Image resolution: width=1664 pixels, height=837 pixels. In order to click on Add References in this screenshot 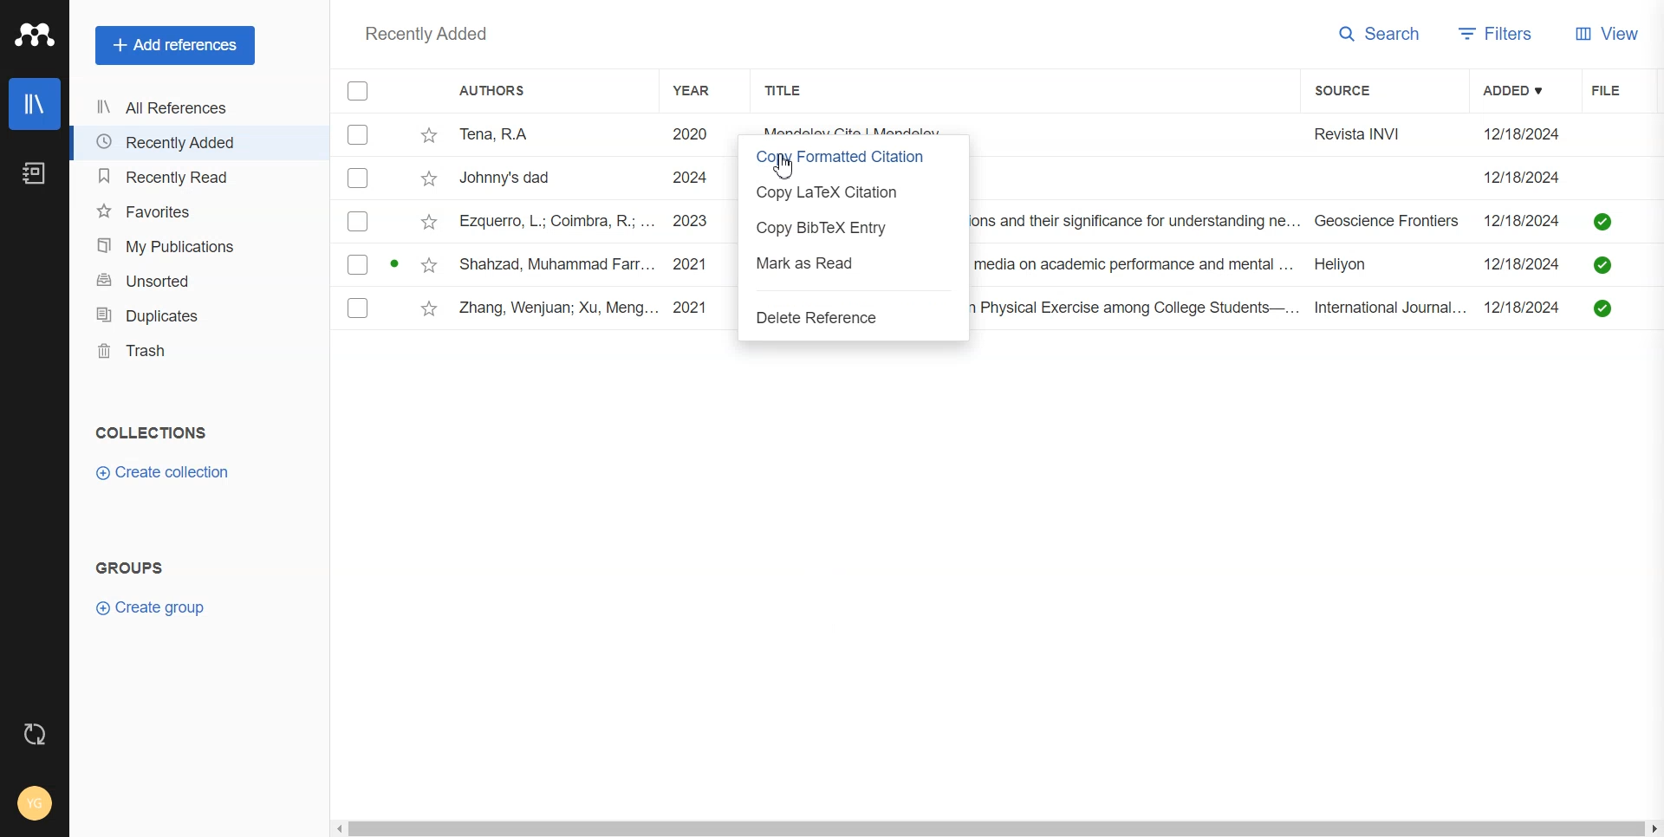, I will do `click(176, 46)`.